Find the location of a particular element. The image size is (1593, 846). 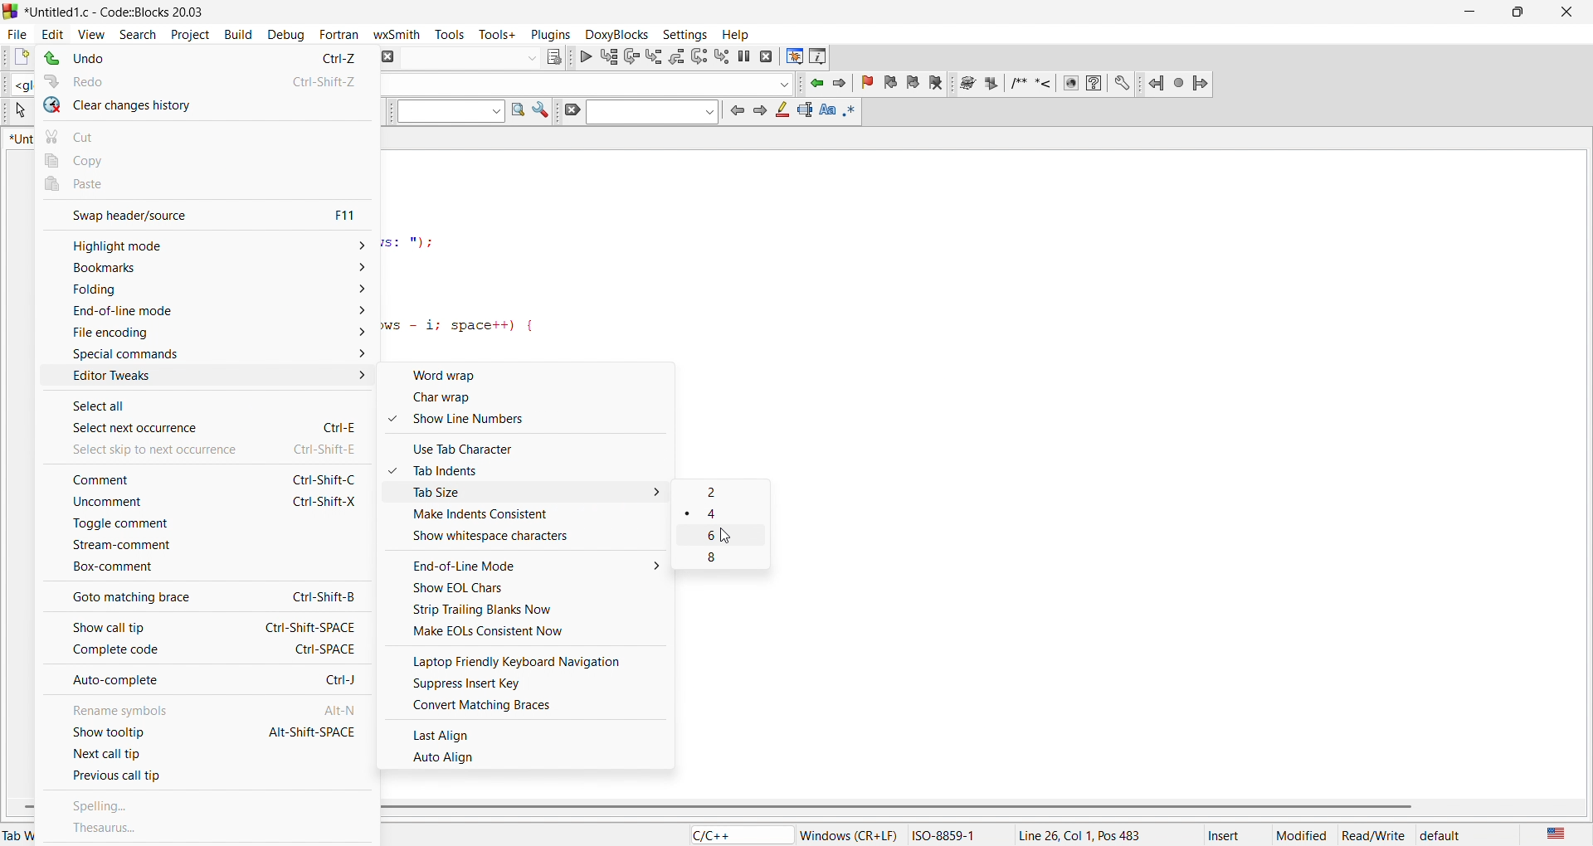

redo is located at coordinates (151, 83).